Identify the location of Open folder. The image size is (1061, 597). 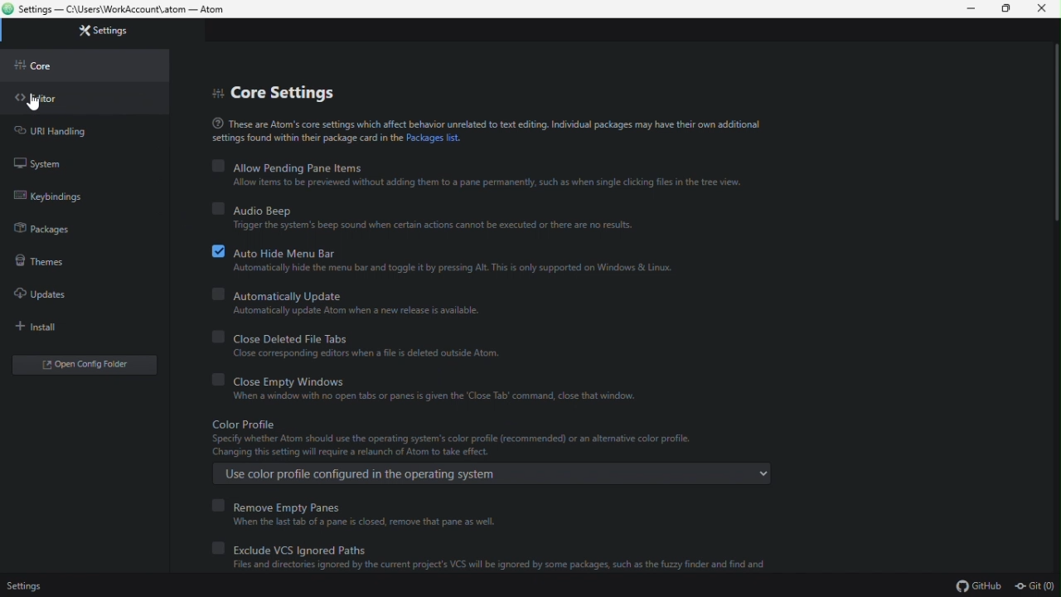
(97, 365).